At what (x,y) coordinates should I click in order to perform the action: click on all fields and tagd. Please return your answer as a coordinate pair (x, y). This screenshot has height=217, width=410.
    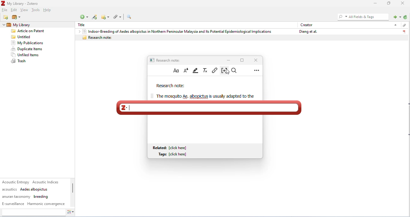
    Looking at the image, I should click on (362, 17).